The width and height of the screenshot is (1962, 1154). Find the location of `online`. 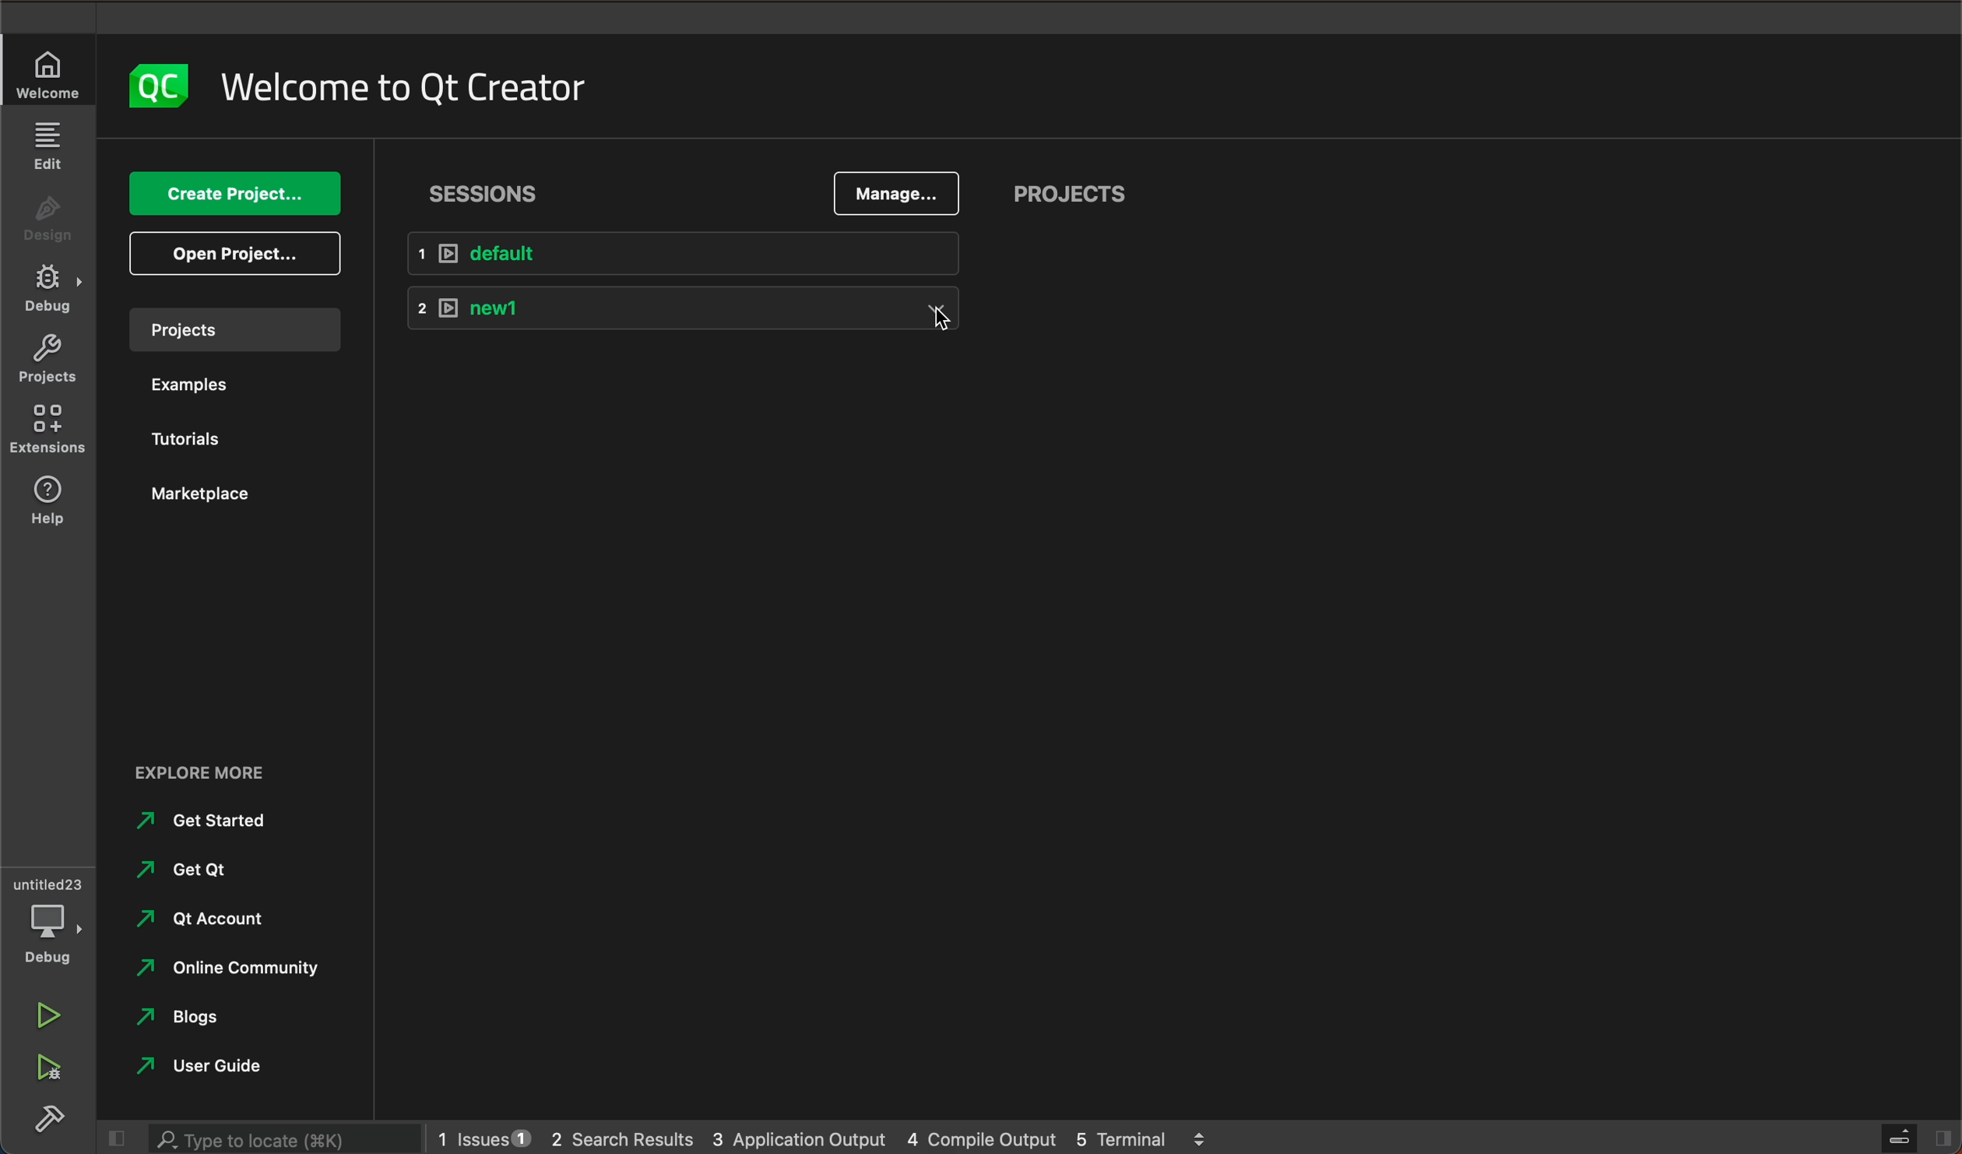

online is located at coordinates (236, 966).